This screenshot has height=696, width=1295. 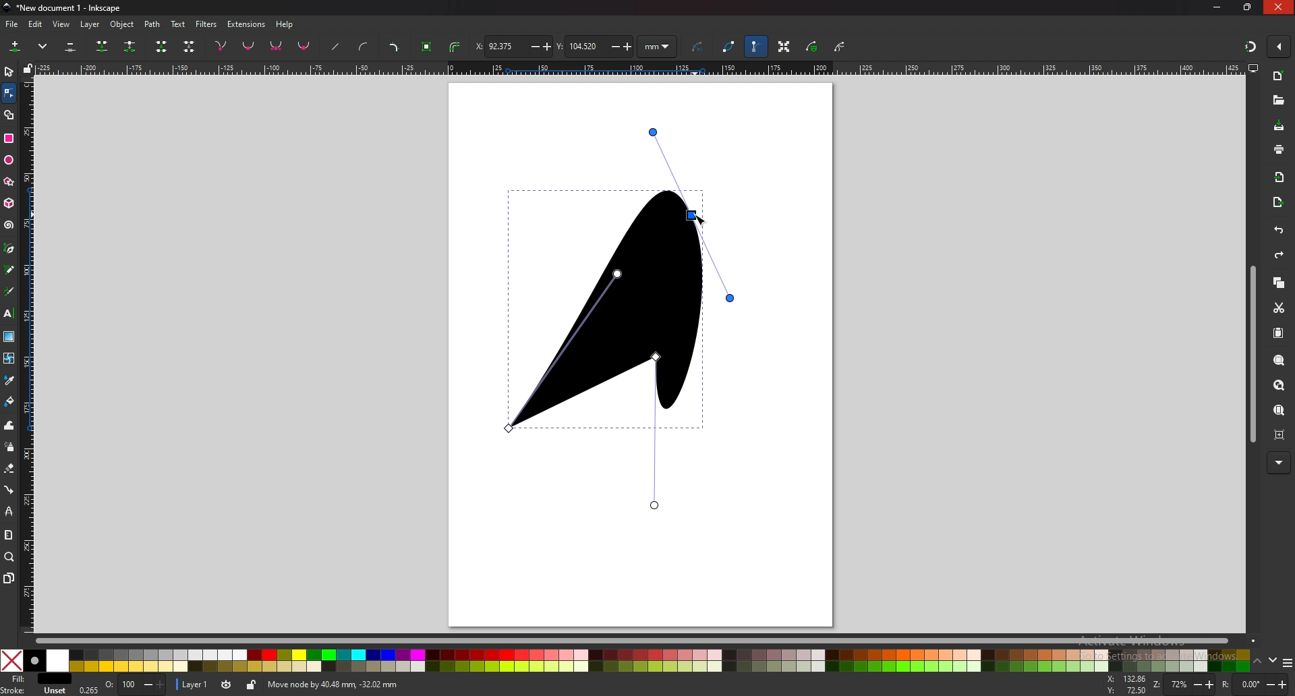 What do you see at coordinates (247, 25) in the screenshot?
I see `extensions` at bounding box center [247, 25].